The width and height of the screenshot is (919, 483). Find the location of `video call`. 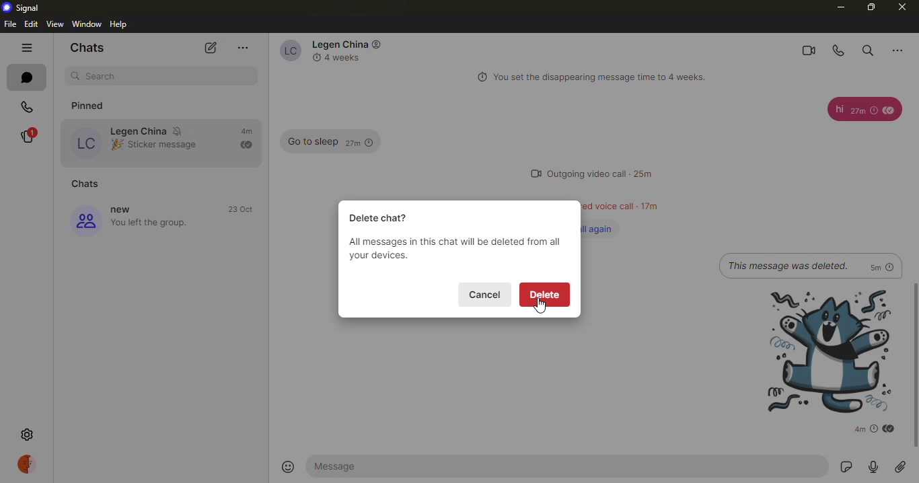

video call is located at coordinates (805, 48).